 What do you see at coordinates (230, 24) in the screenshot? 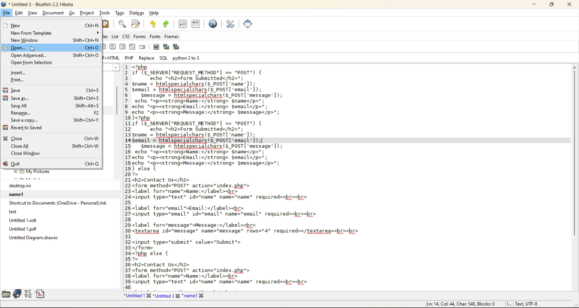
I see `edit preferences` at bounding box center [230, 24].